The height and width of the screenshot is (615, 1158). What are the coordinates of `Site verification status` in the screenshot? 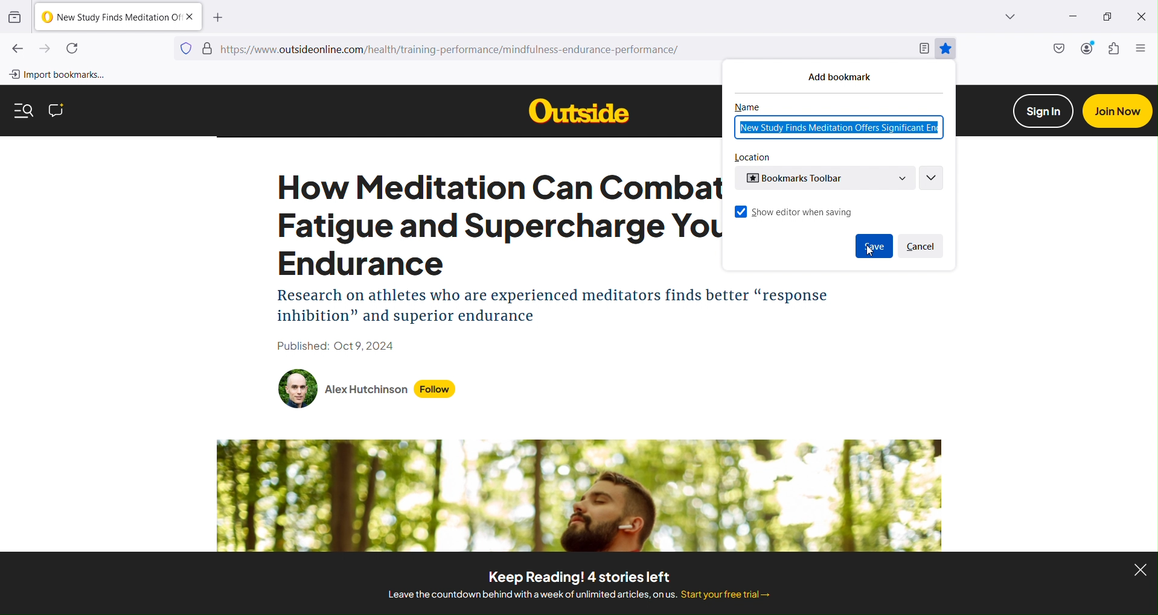 It's located at (208, 48).